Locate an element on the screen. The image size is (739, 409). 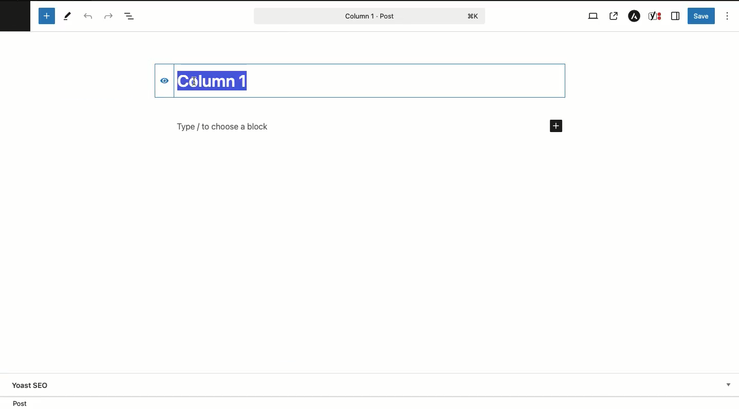
Wordpress logo is located at coordinates (15, 13).